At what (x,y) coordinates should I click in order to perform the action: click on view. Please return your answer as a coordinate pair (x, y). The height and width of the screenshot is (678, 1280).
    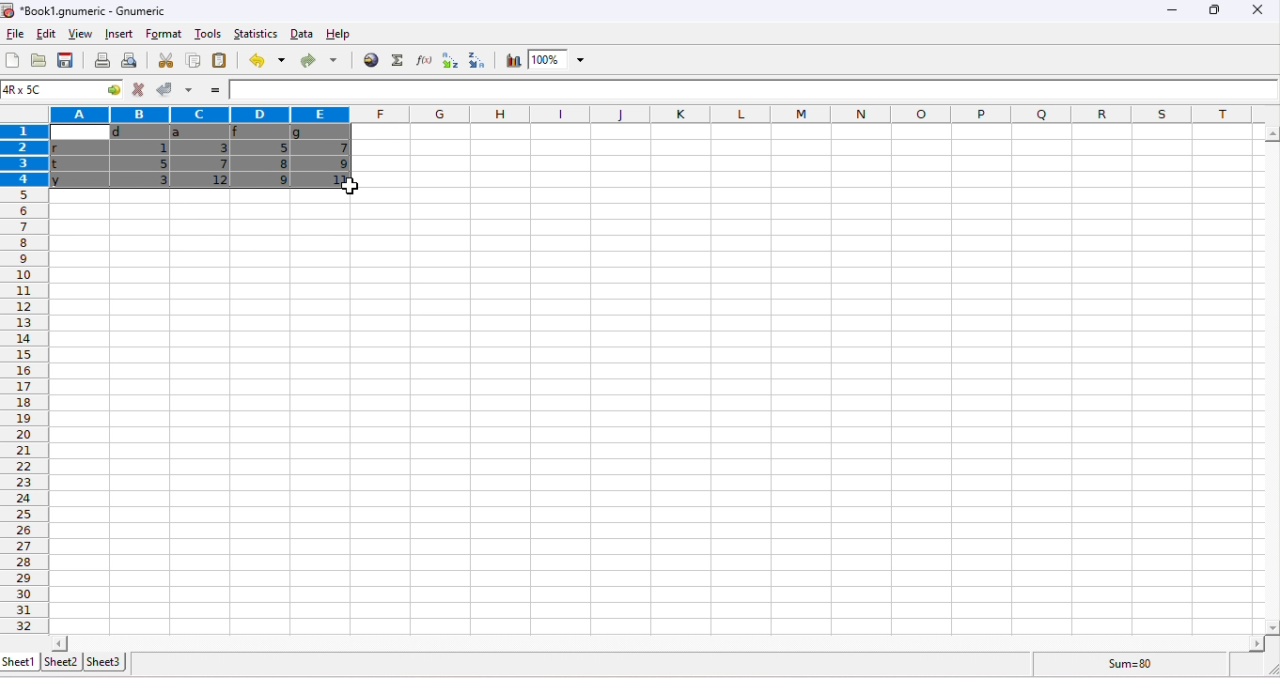
    Looking at the image, I should click on (80, 34).